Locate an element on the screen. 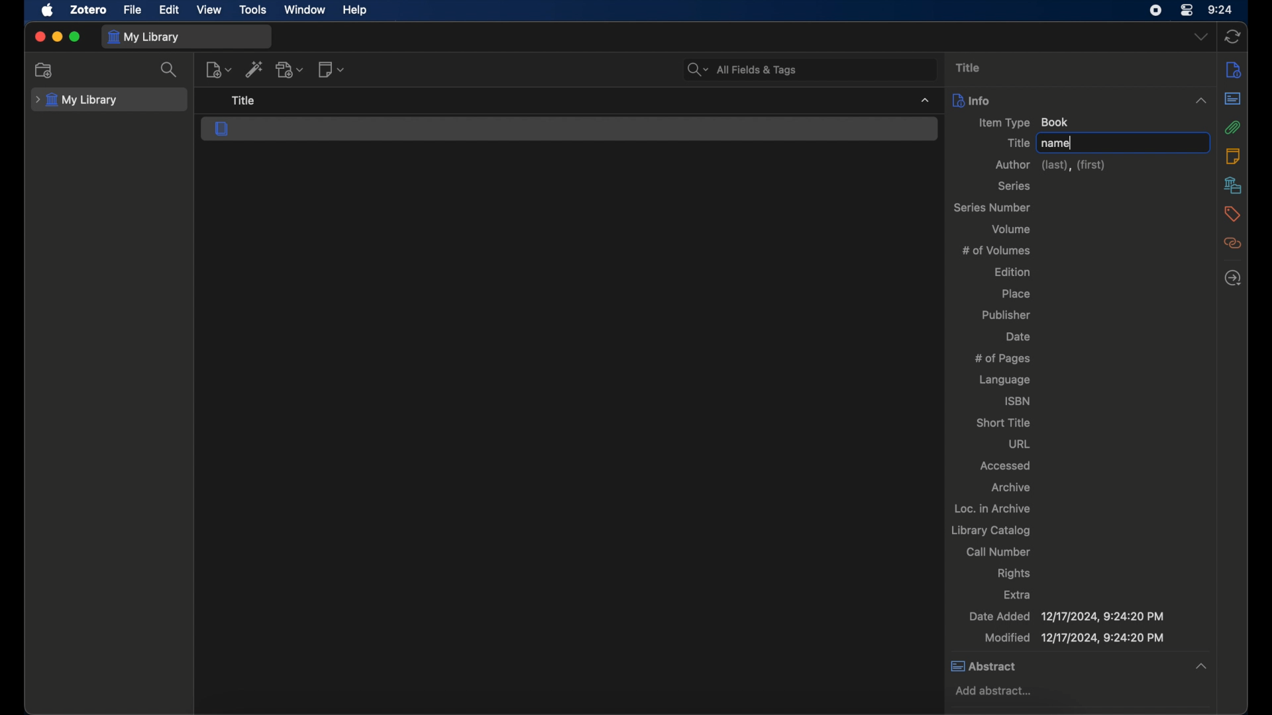  control center is located at coordinates (1187, 10).